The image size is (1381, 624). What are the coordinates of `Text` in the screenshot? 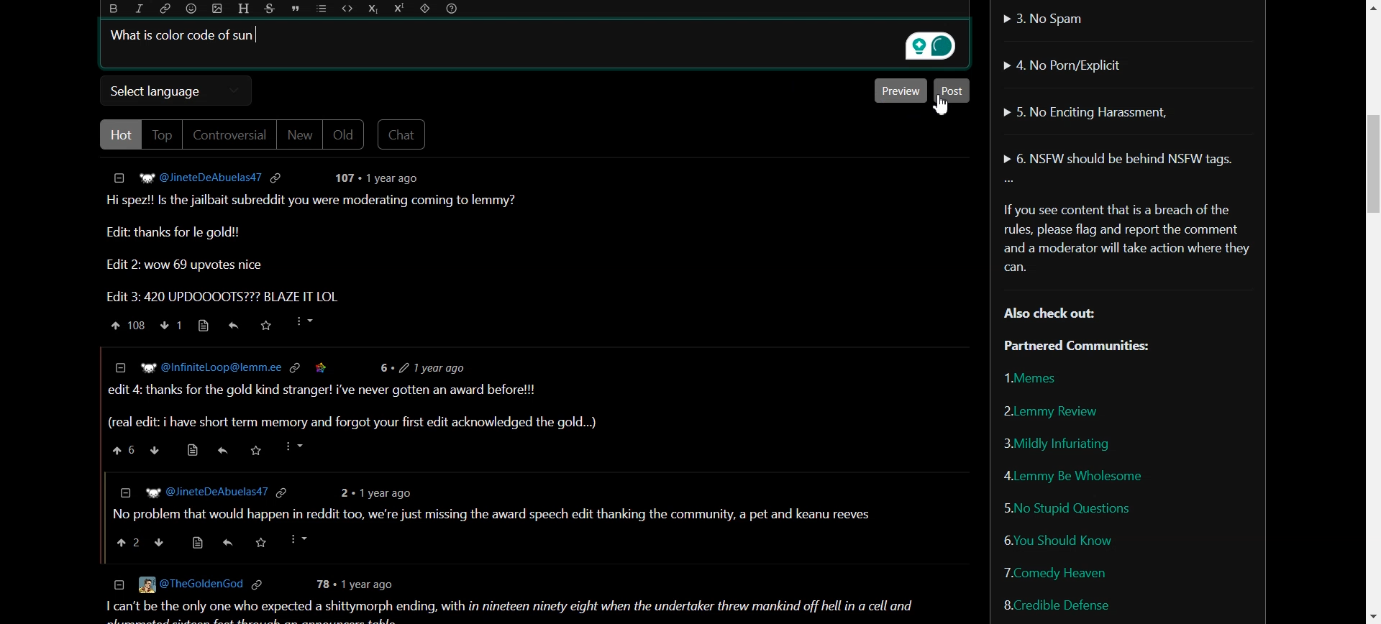 It's located at (1126, 274).